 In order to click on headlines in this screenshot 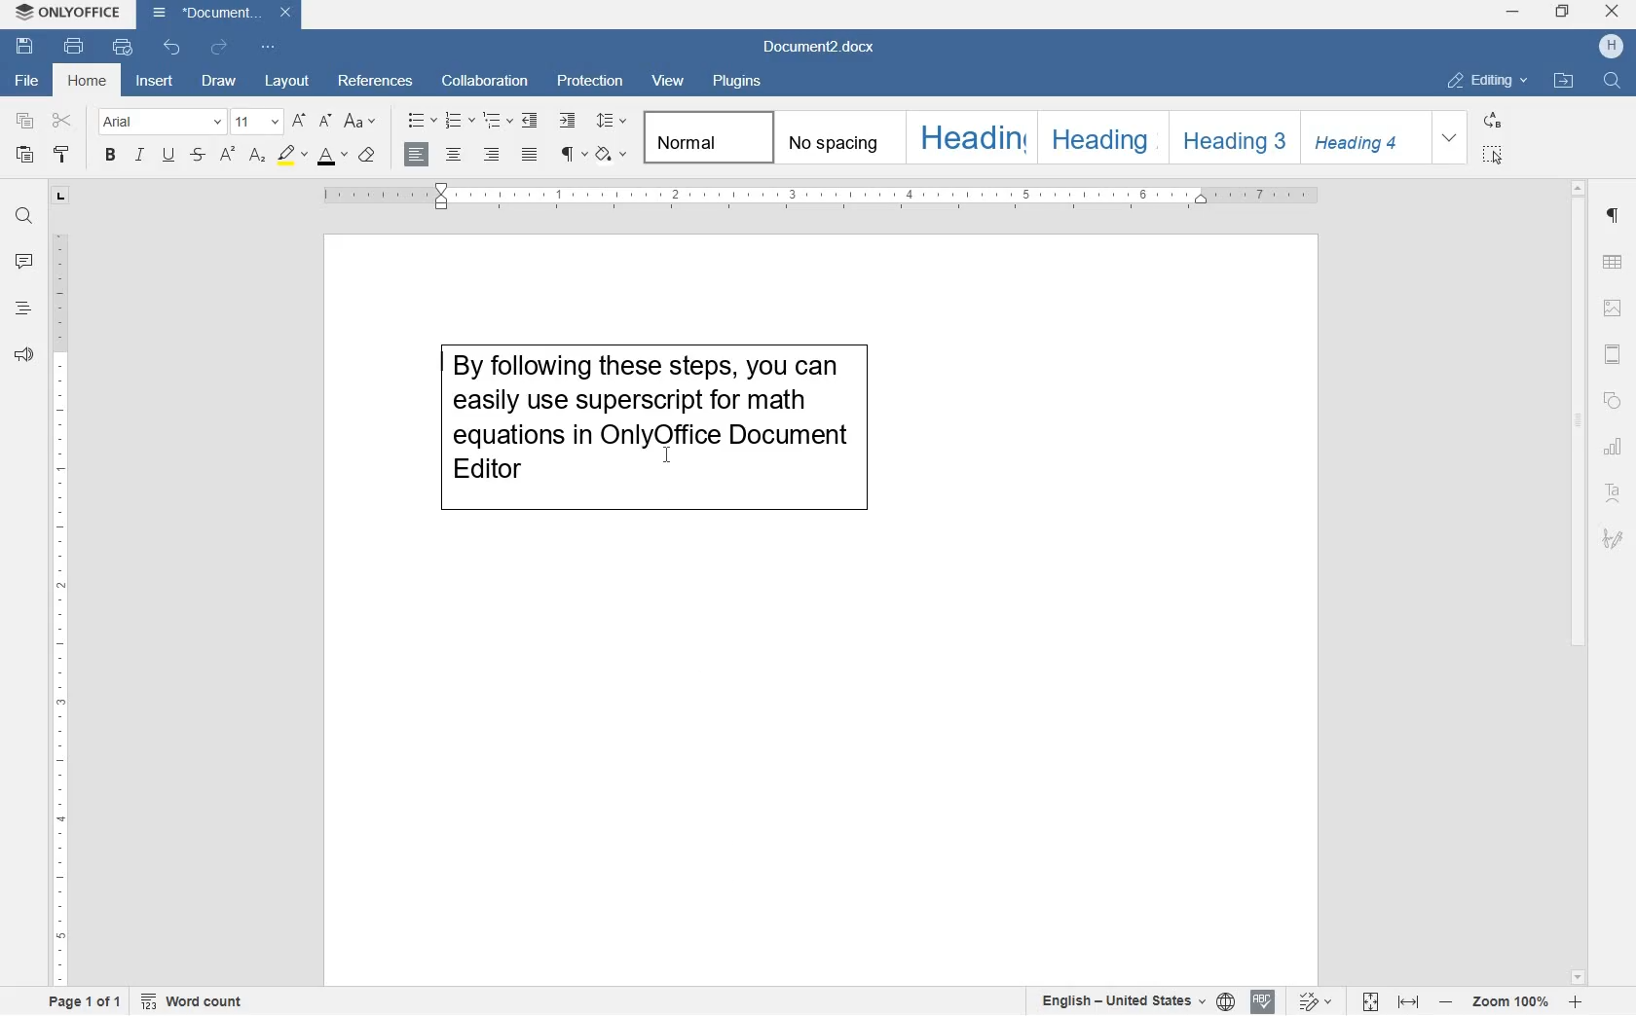, I will do `click(23, 312)`.